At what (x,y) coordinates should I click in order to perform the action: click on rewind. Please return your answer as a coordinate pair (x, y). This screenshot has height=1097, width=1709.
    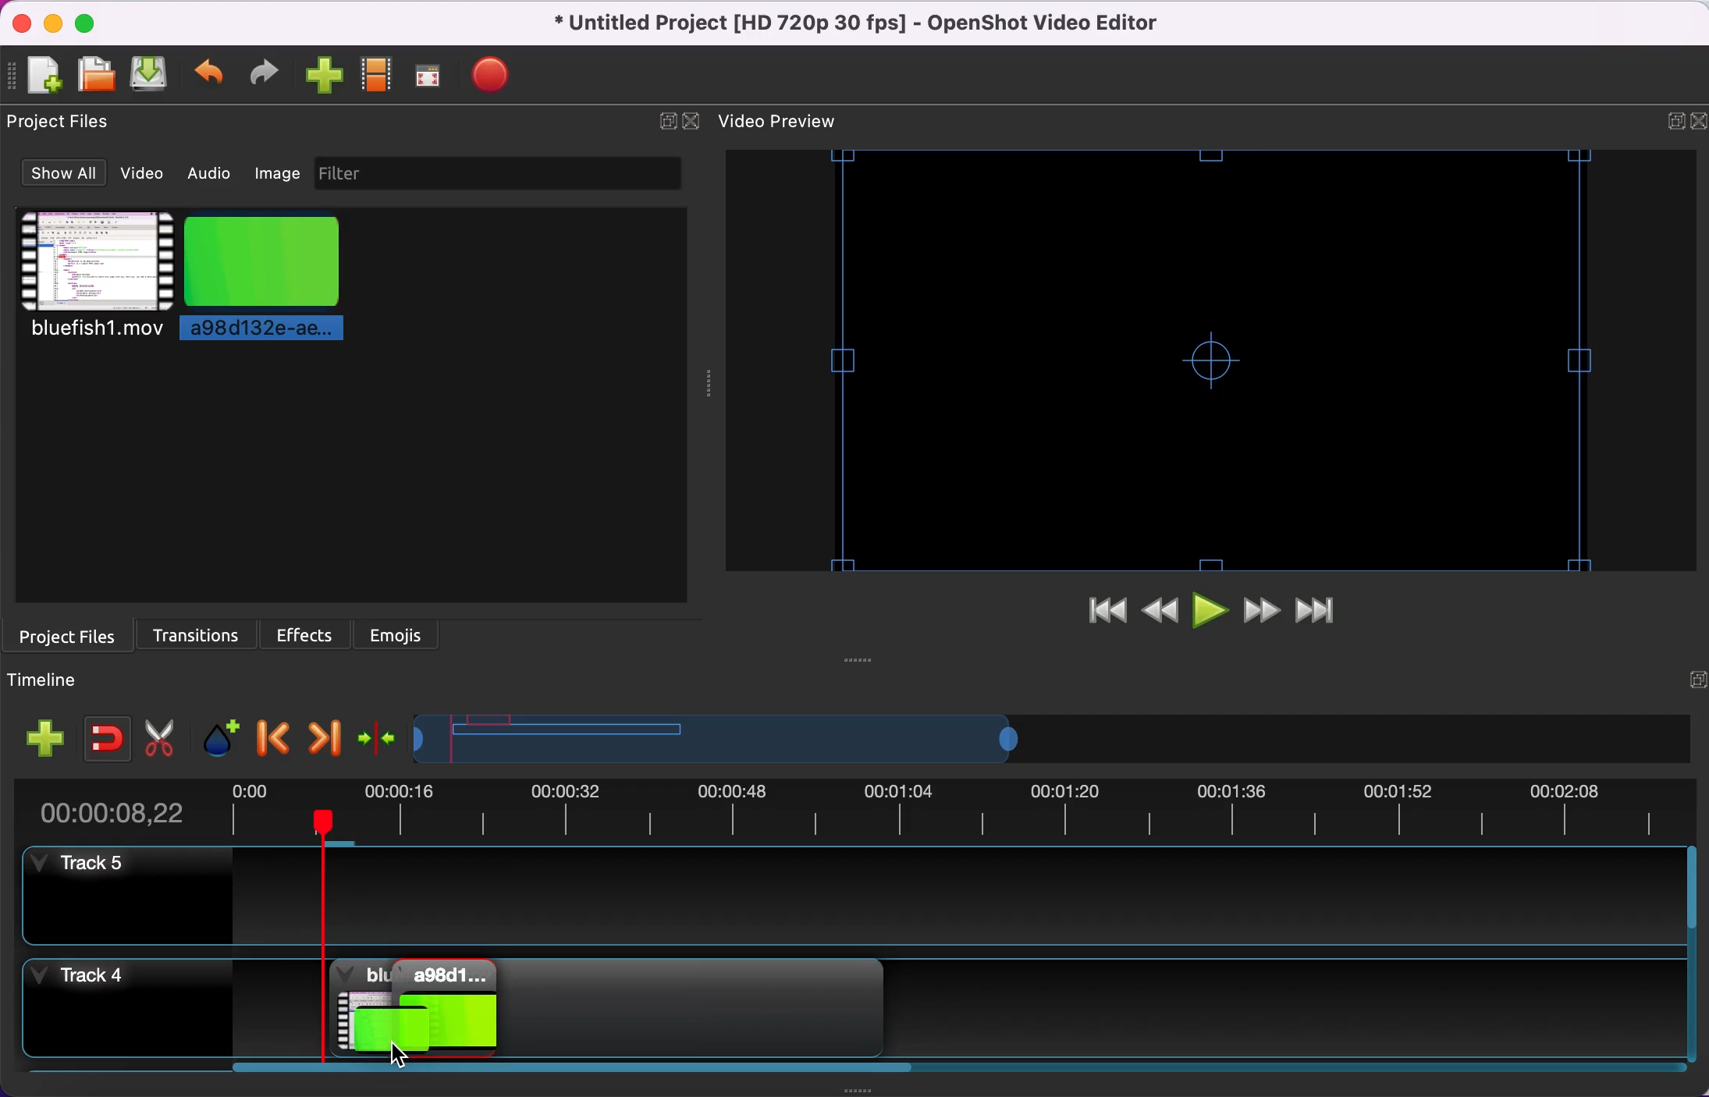
    Looking at the image, I should click on (1161, 612).